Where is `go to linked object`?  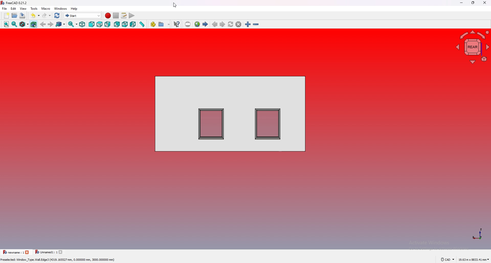 go to linked object is located at coordinates (61, 24).